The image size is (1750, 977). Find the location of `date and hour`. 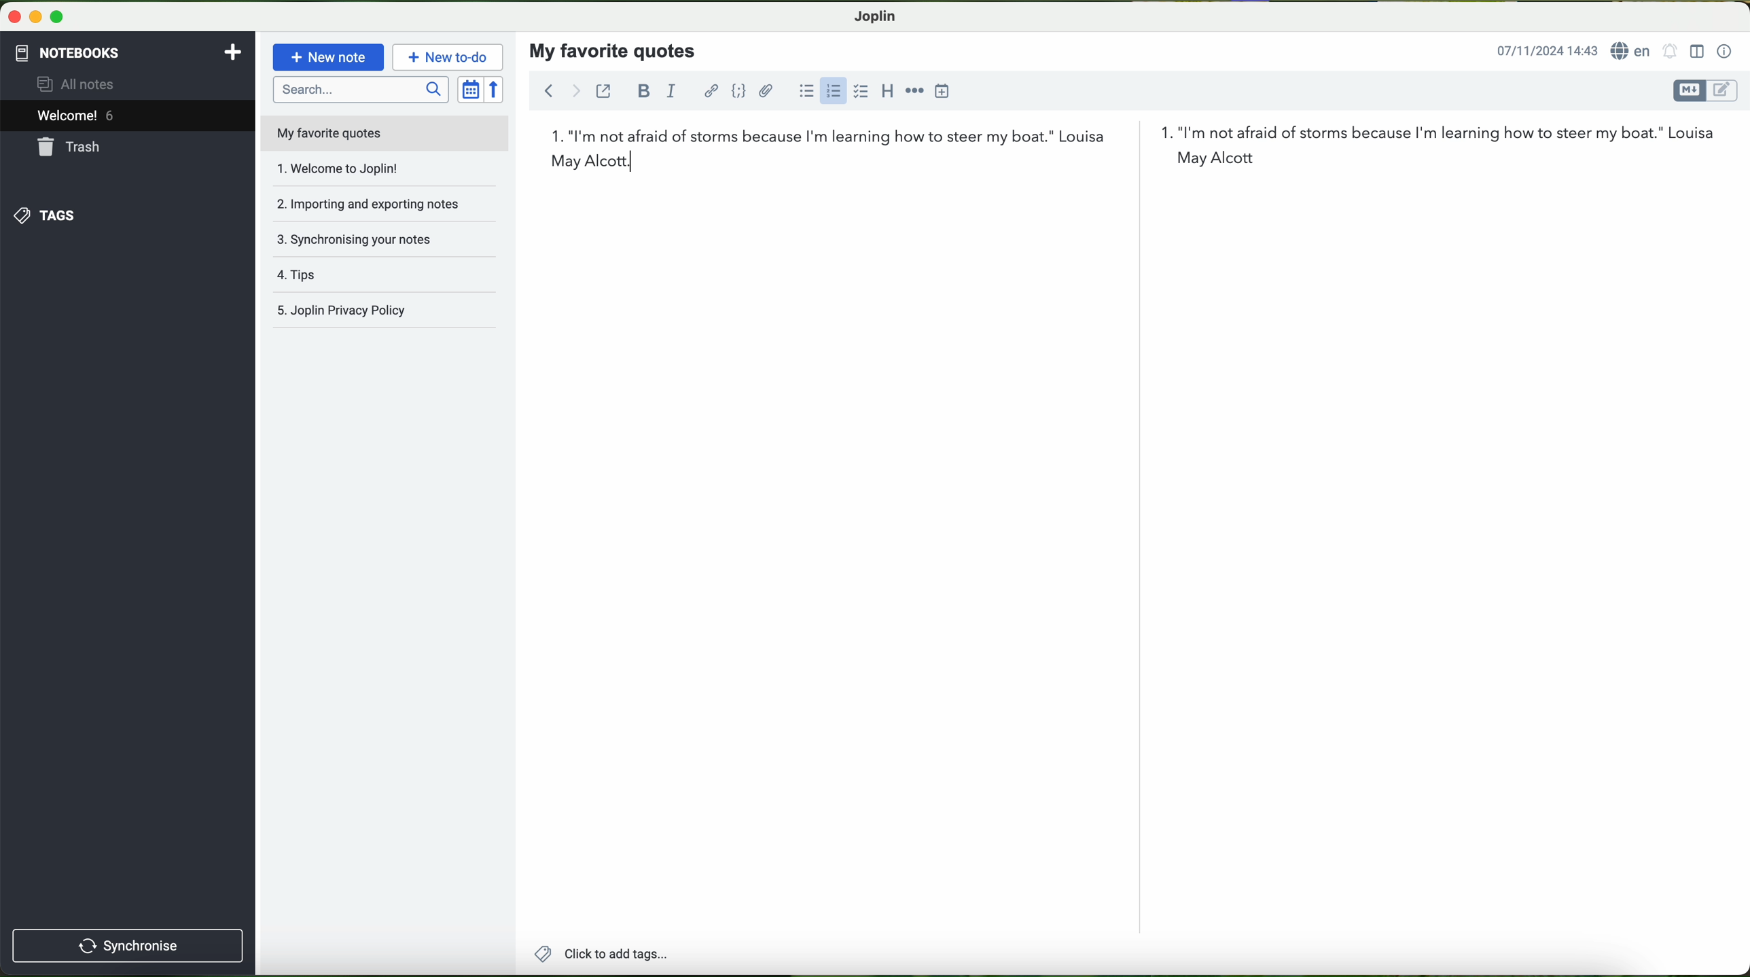

date and hour is located at coordinates (1546, 50).